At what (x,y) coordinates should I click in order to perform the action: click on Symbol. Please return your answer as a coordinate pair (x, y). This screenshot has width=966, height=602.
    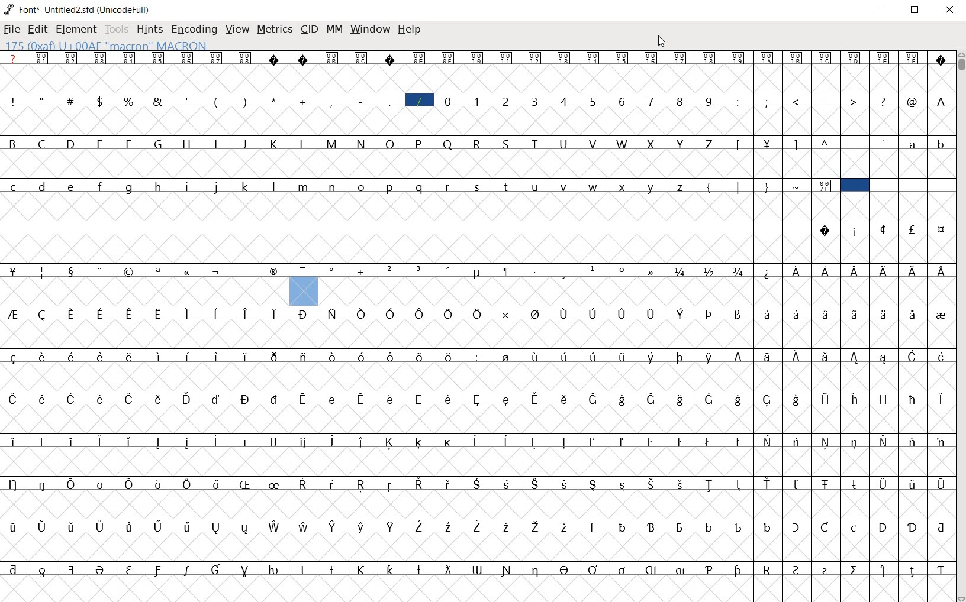
    Looking at the image, I should click on (855, 231).